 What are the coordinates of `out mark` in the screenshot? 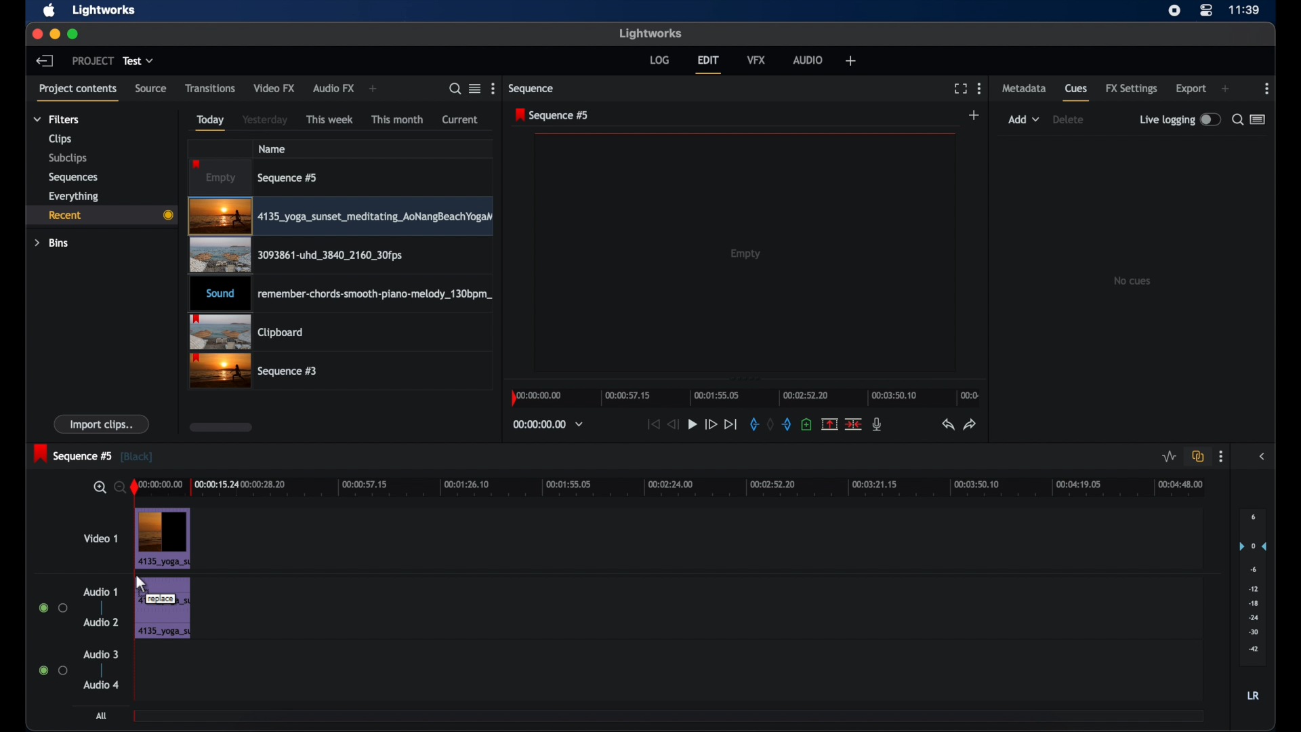 It's located at (789, 425).